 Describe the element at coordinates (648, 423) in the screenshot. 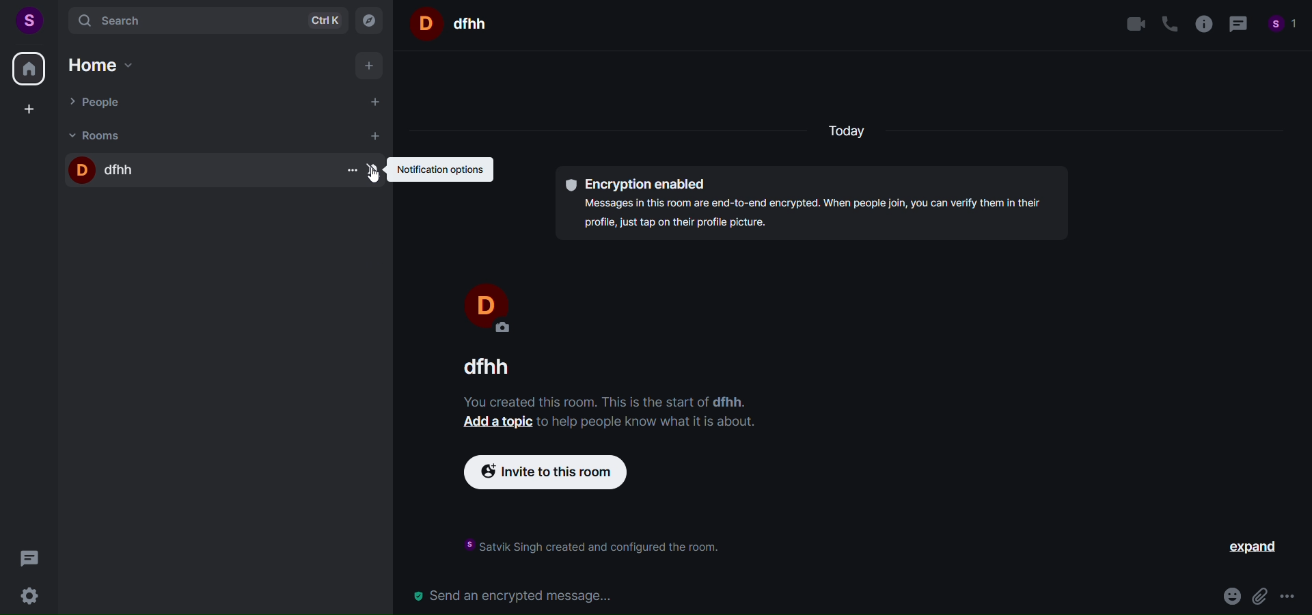

I see `to help people know what it is about.` at that location.